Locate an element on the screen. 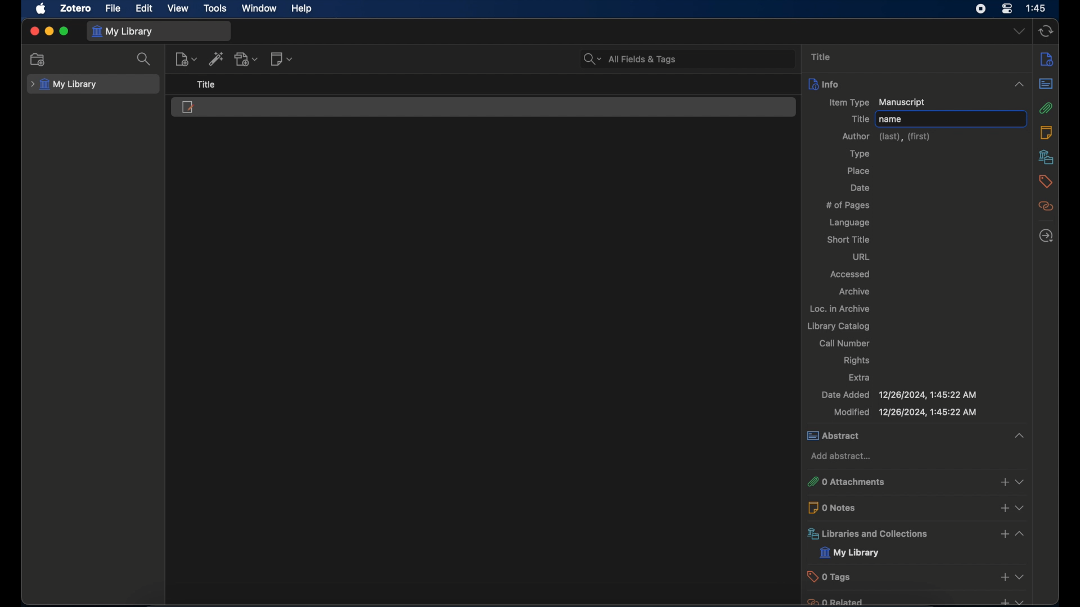 The image size is (1080, 607). title is located at coordinates (209, 85).